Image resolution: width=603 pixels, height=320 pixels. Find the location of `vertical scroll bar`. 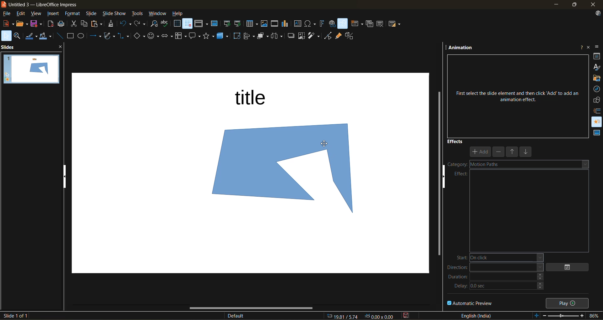

vertical scroll bar is located at coordinates (437, 173).